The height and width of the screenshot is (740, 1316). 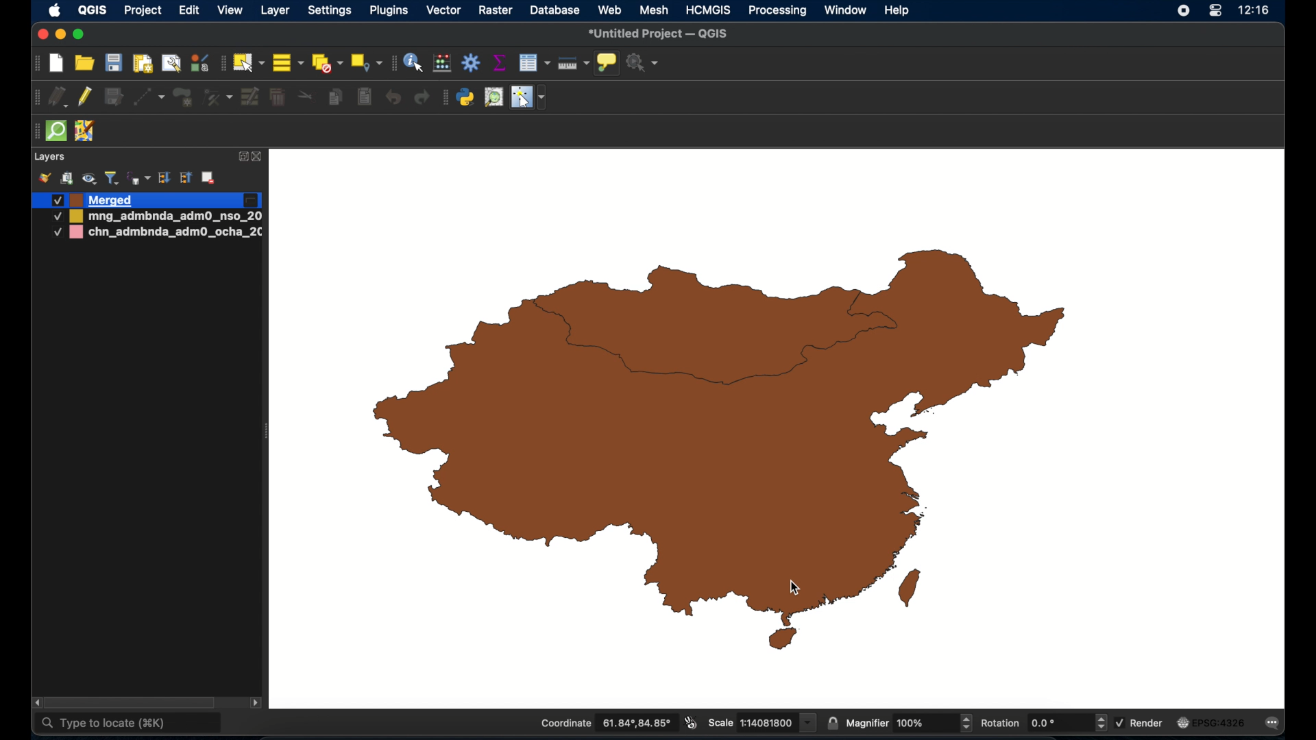 I want to click on raster, so click(x=496, y=11).